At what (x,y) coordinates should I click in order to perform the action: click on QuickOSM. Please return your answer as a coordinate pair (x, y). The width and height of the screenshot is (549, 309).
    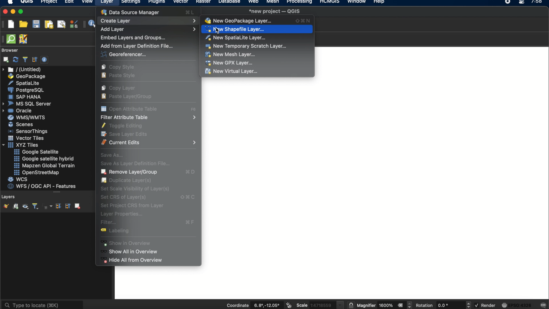
    Looking at the image, I should click on (12, 39).